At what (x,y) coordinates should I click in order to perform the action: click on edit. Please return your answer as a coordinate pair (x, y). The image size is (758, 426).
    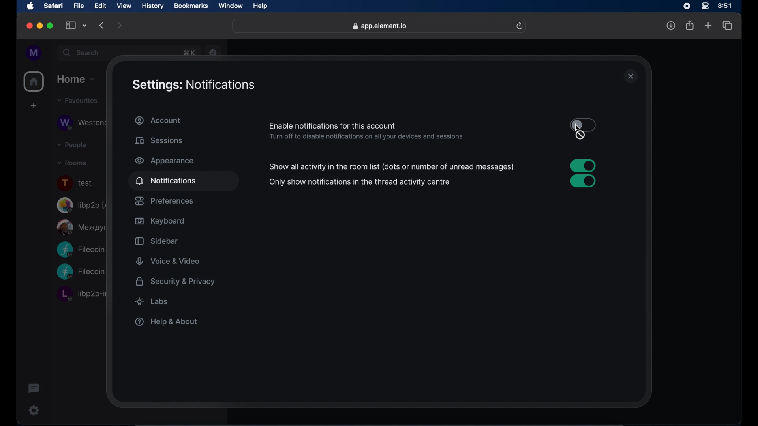
    Looking at the image, I should click on (101, 6).